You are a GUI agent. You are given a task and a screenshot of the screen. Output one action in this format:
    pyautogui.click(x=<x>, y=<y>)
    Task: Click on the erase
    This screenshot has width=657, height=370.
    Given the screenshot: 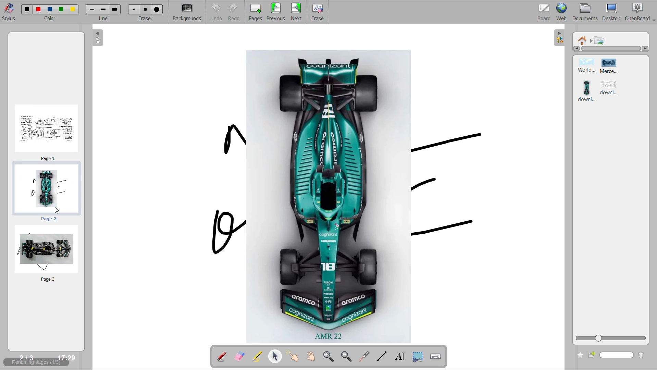 What is the action you would take?
    pyautogui.click(x=318, y=12)
    